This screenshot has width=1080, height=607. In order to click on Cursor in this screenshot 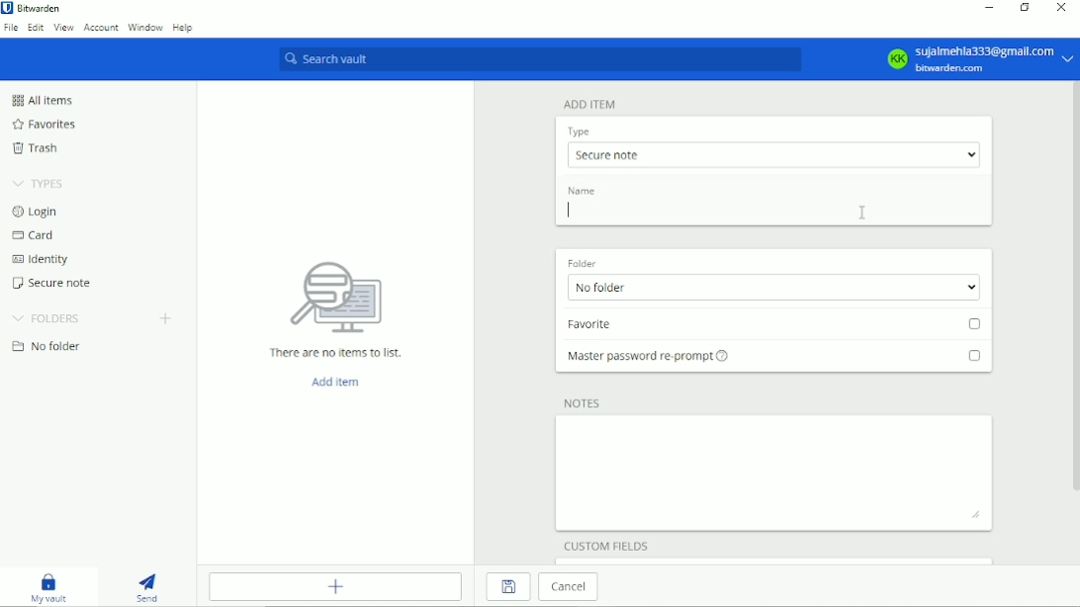, I will do `click(567, 211)`.